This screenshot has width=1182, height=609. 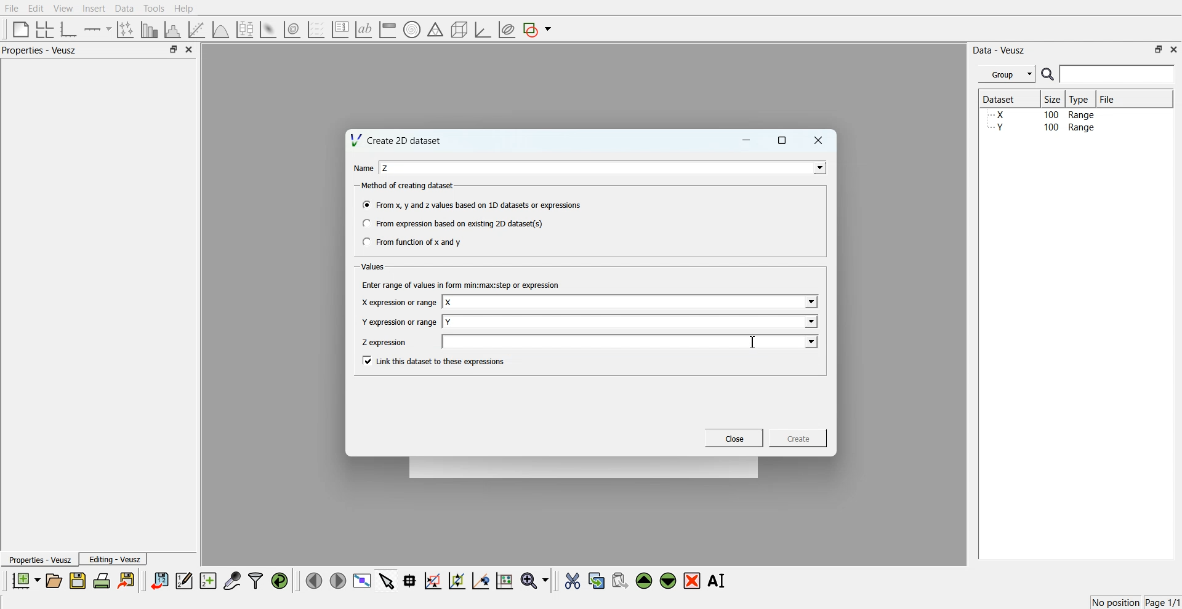 I want to click on Import dataset from veusz, so click(x=159, y=580).